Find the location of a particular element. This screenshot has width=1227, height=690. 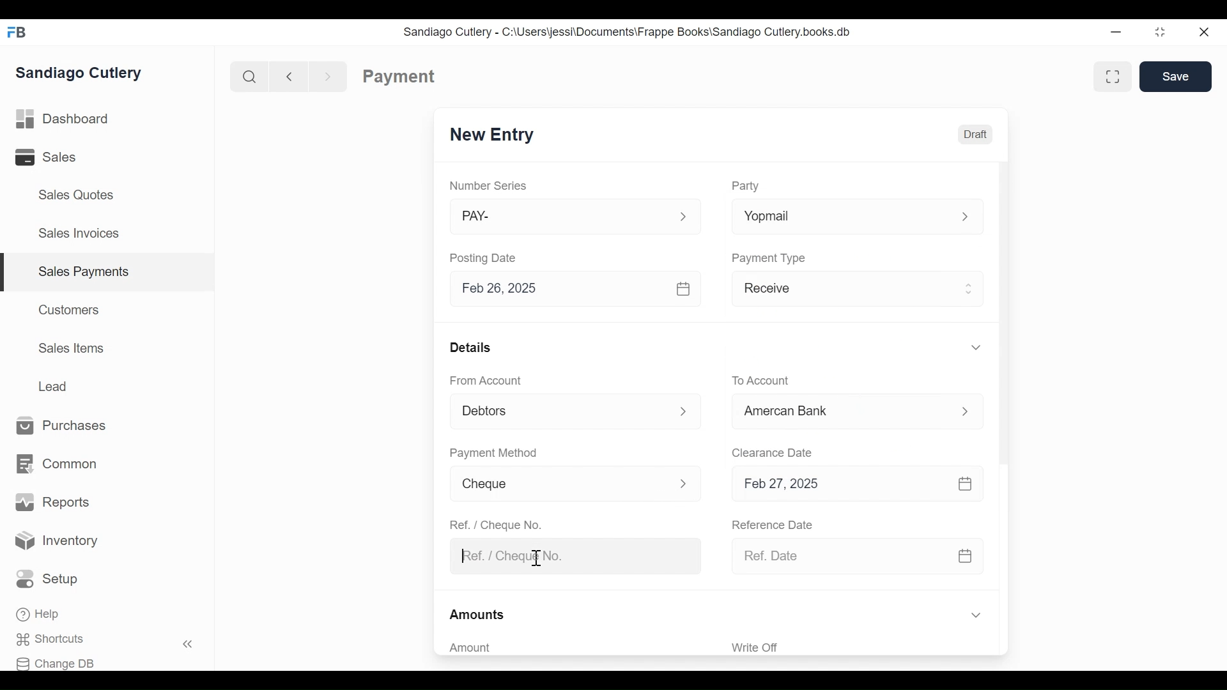

Navigate forward is located at coordinates (328, 75).